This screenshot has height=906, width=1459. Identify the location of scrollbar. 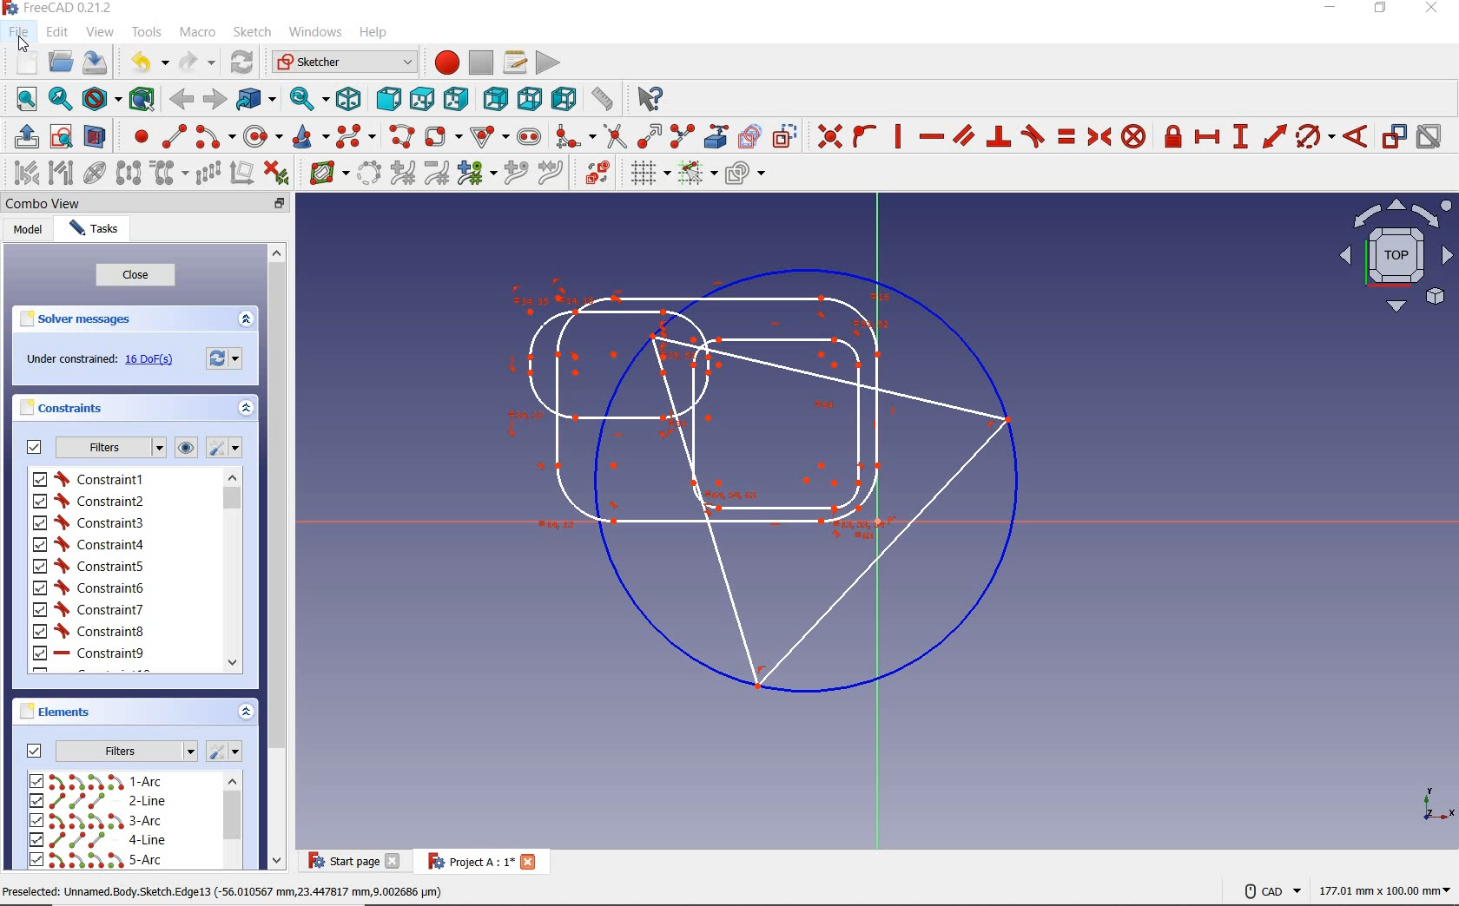
(232, 822).